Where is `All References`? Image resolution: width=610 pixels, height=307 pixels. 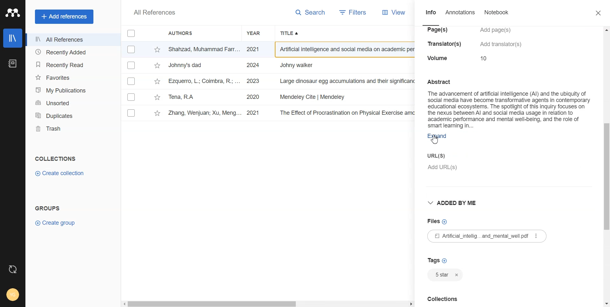 All References is located at coordinates (160, 12).